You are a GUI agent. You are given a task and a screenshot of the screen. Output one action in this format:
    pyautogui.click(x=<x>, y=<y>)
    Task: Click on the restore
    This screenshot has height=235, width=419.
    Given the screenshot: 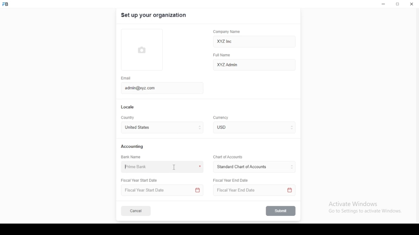 What is the action you would take?
    pyautogui.click(x=398, y=5)
    